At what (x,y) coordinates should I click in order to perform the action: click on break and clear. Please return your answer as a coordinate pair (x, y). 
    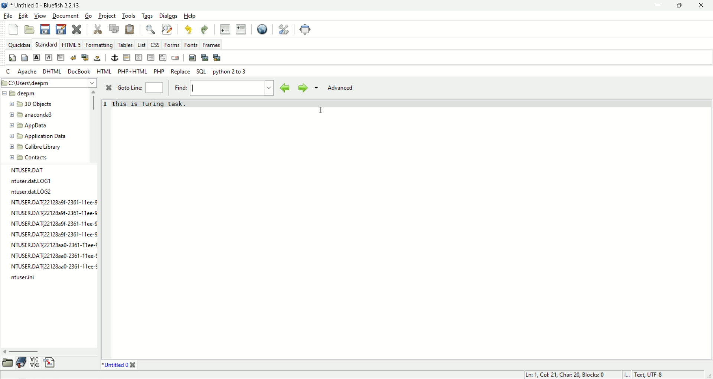
    Looking at the image, I should click on (85, 58).